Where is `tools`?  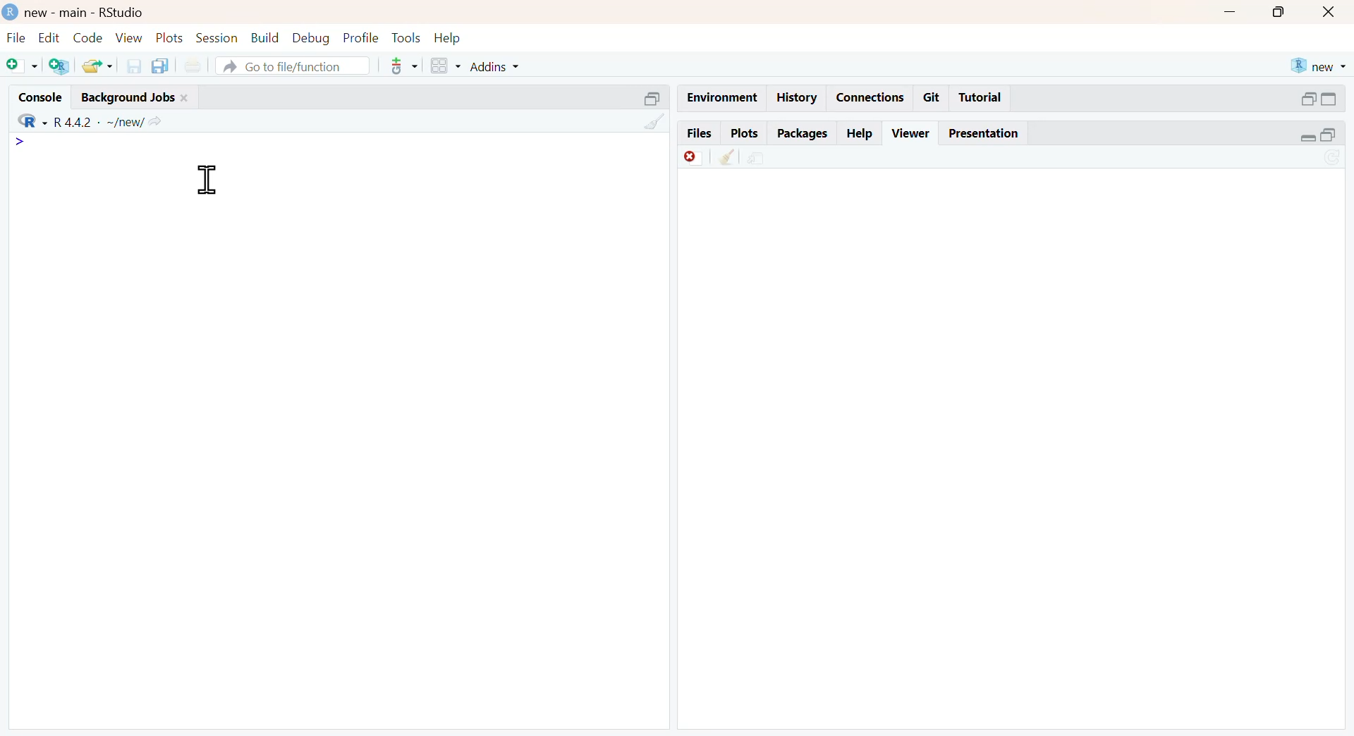
tools is located at coordinates (405, 66).